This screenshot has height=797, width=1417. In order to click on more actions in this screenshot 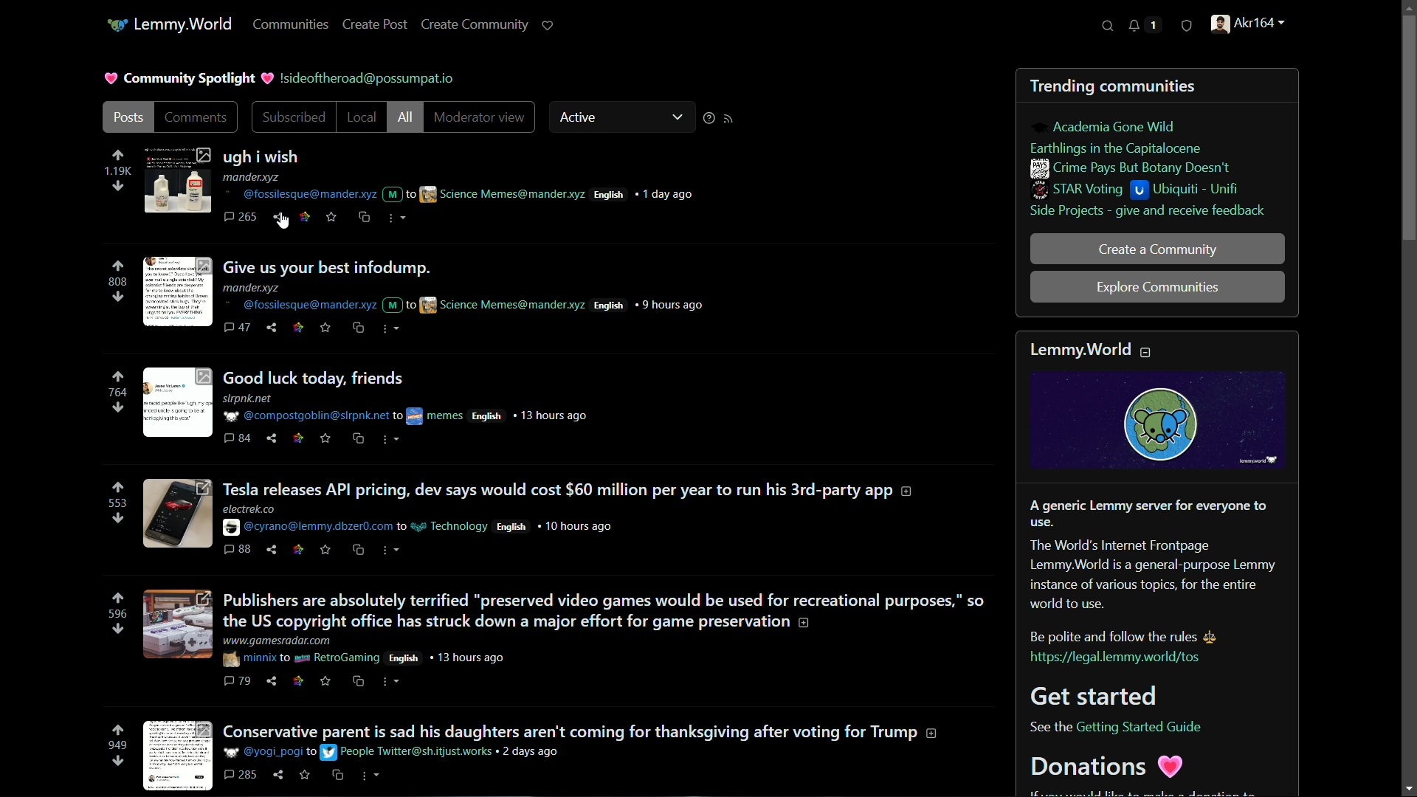, I will do `click(394, 441)`.